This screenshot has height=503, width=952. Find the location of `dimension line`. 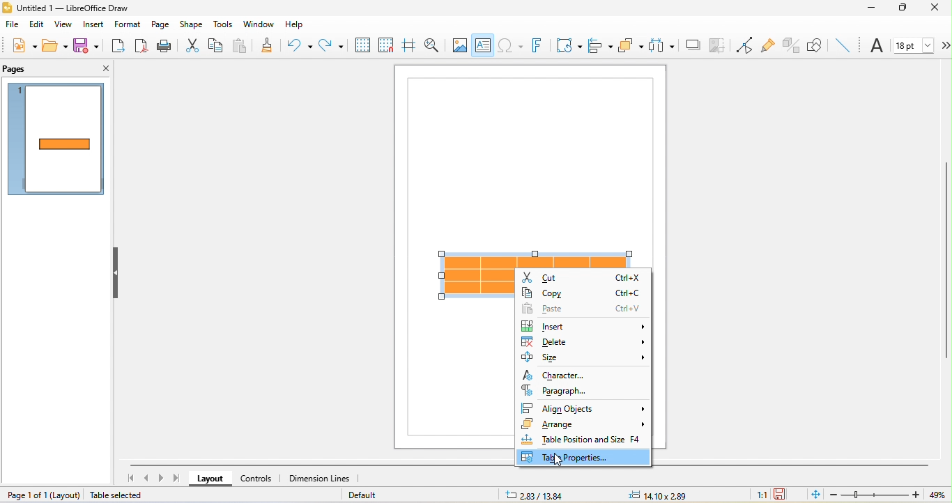

dimension line is located at coordinates (318, 477).